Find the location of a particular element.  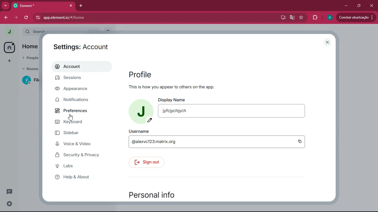

favourite is located at coordinates (301, 18).